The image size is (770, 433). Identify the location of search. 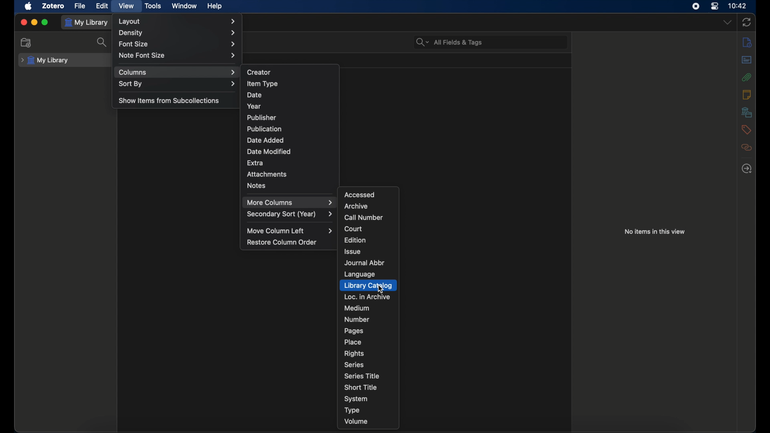
(103, 42).